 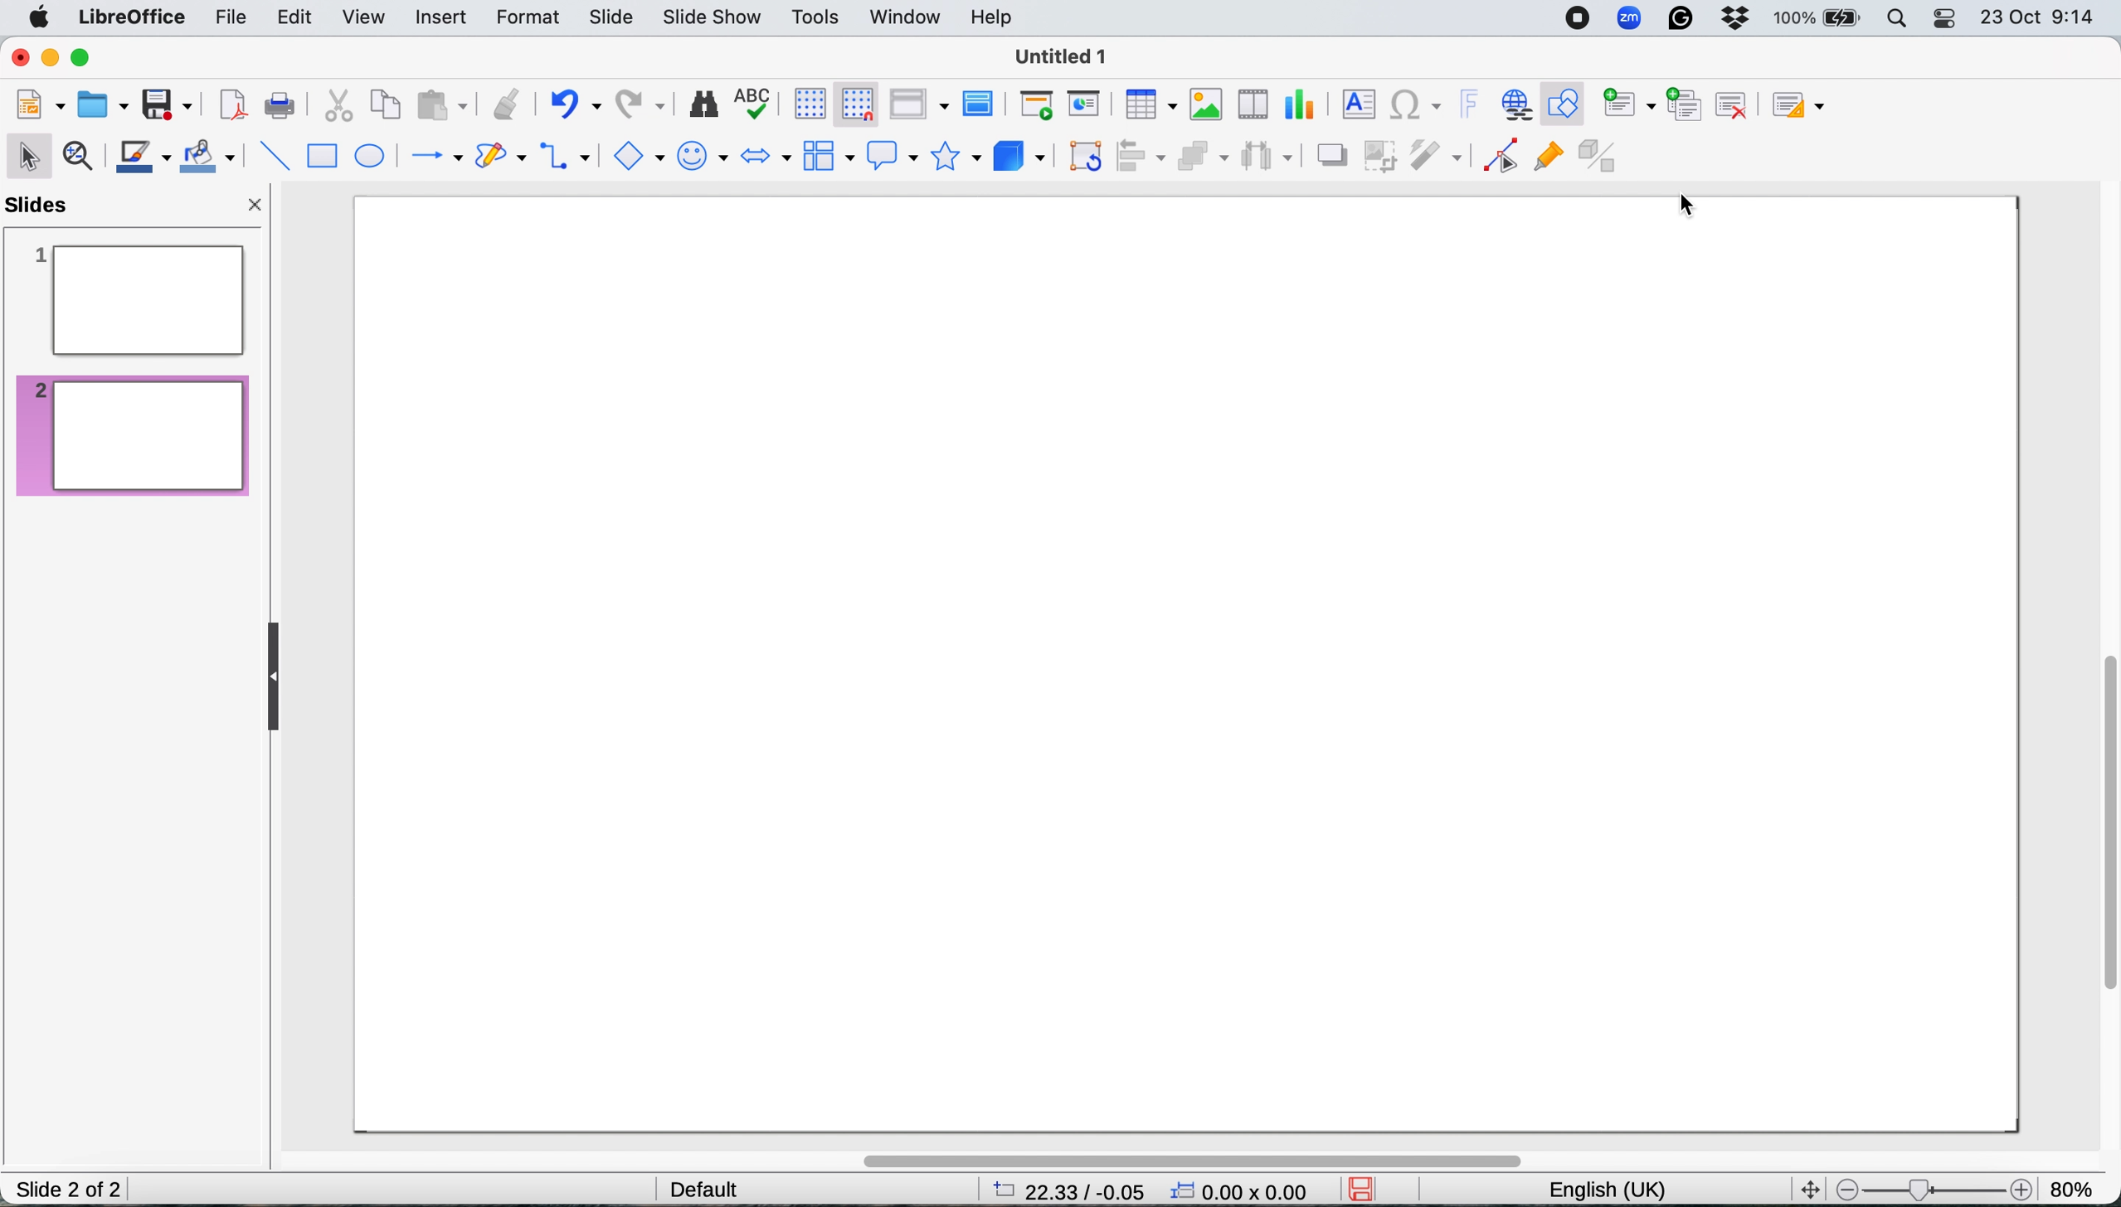 I want to click on save, so click(x=165, y=104).